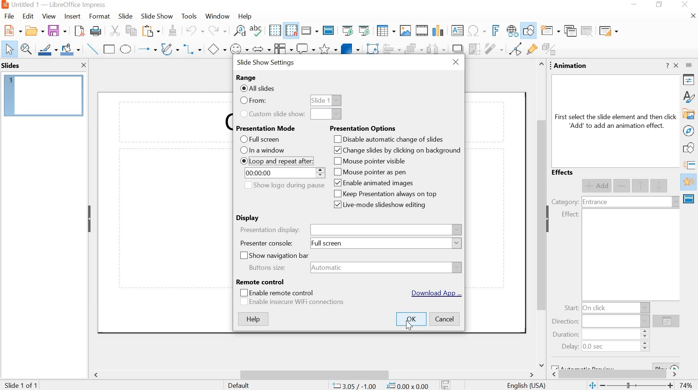 The height and width of the screenshot is (390, 698). Describe the element at coordinates (23, 384) in the screenshot. I see `slide 1 of 1` at that location.